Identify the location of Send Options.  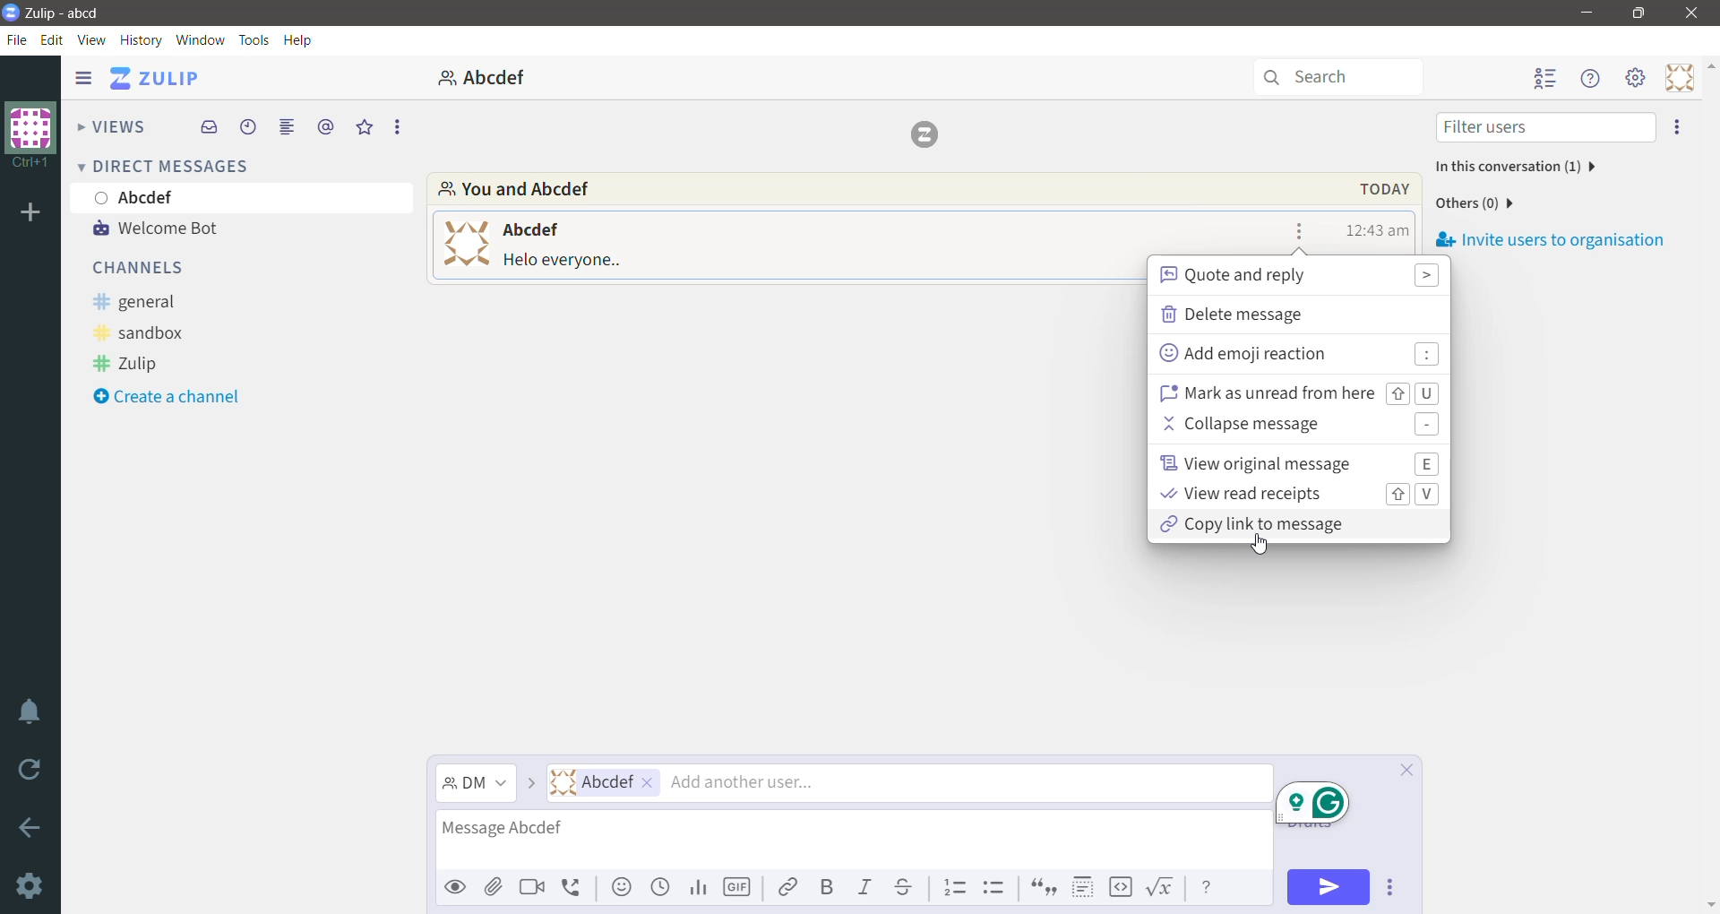
(1389, 886).